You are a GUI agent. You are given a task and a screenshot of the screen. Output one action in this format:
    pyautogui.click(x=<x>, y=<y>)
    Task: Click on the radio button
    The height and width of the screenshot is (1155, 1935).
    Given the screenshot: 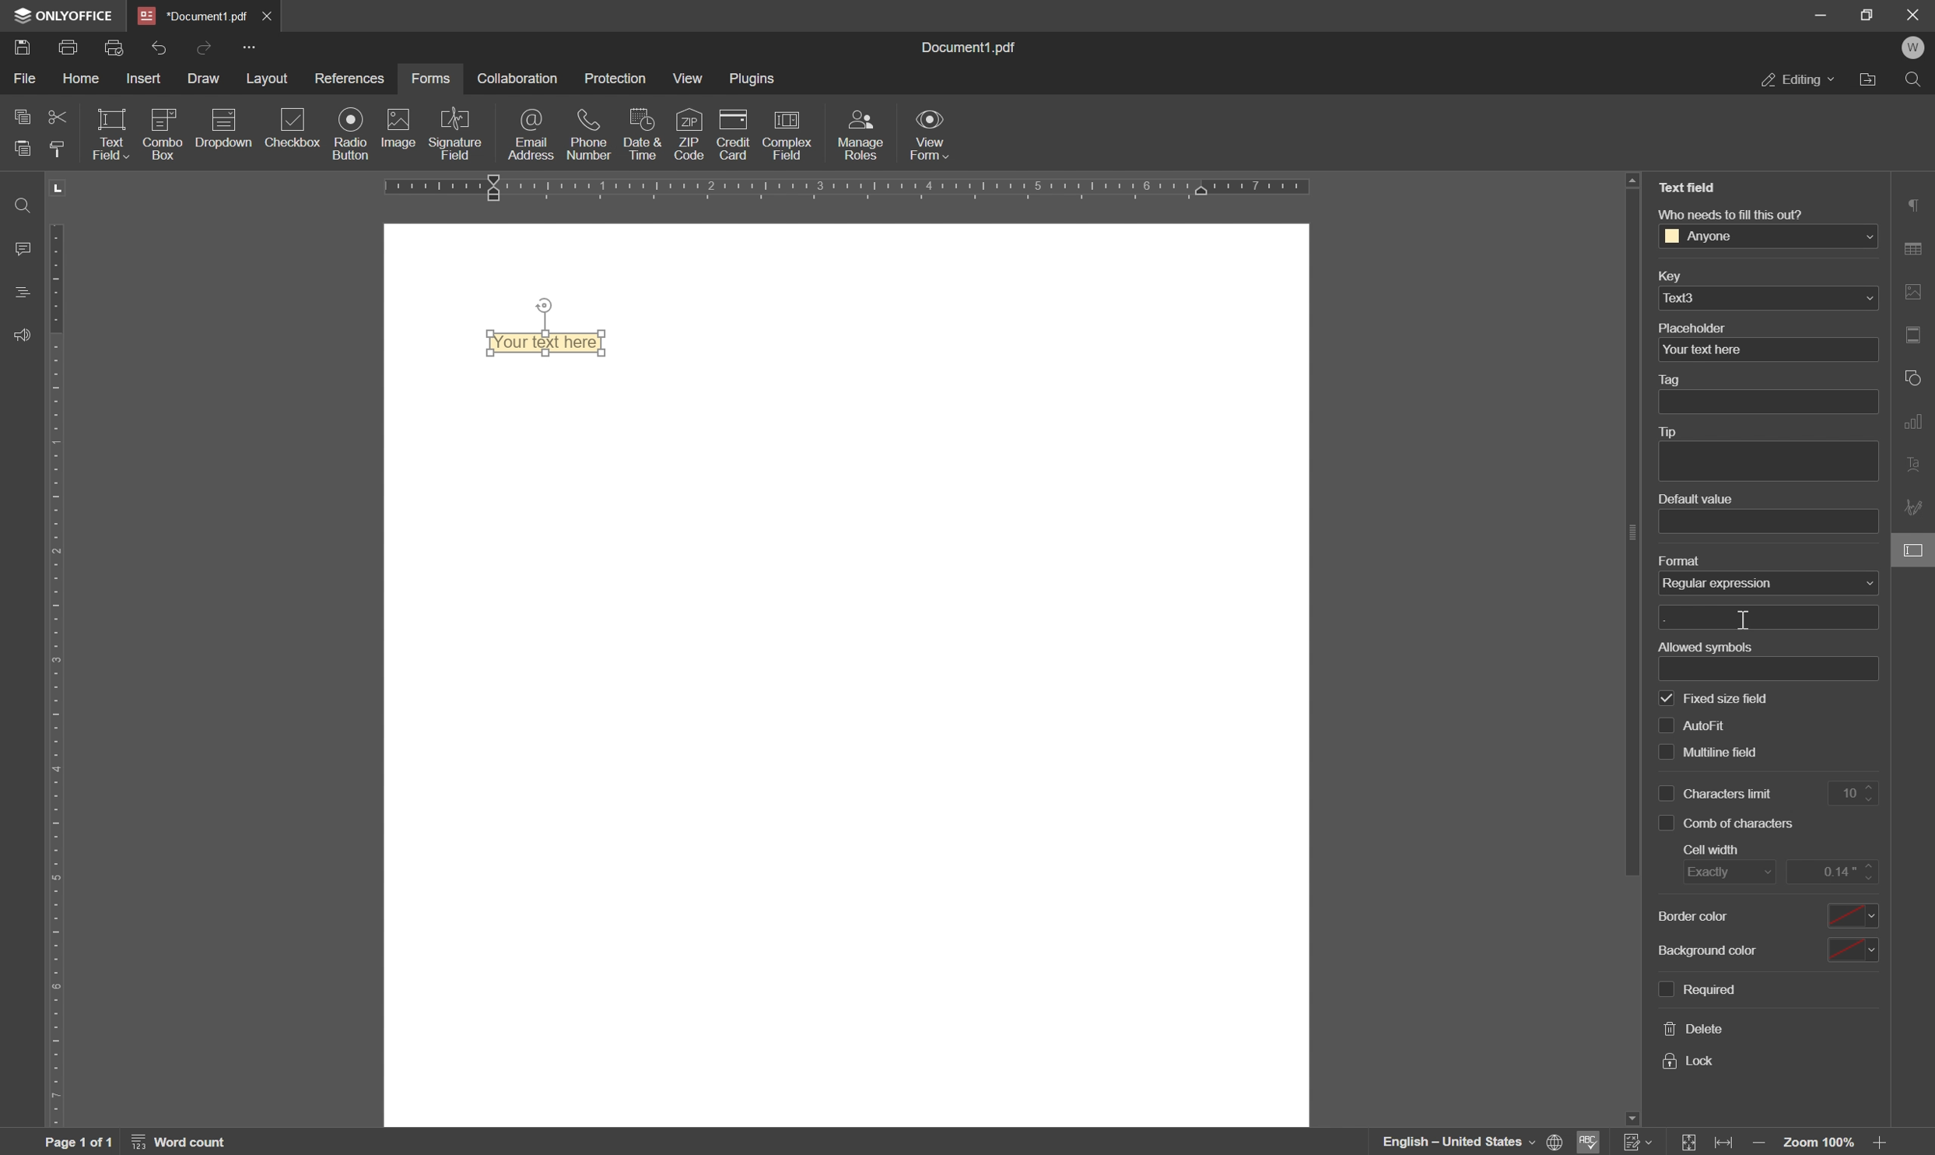 What is the action you would take?
    pyautogui.click(x=348, y=133)
    